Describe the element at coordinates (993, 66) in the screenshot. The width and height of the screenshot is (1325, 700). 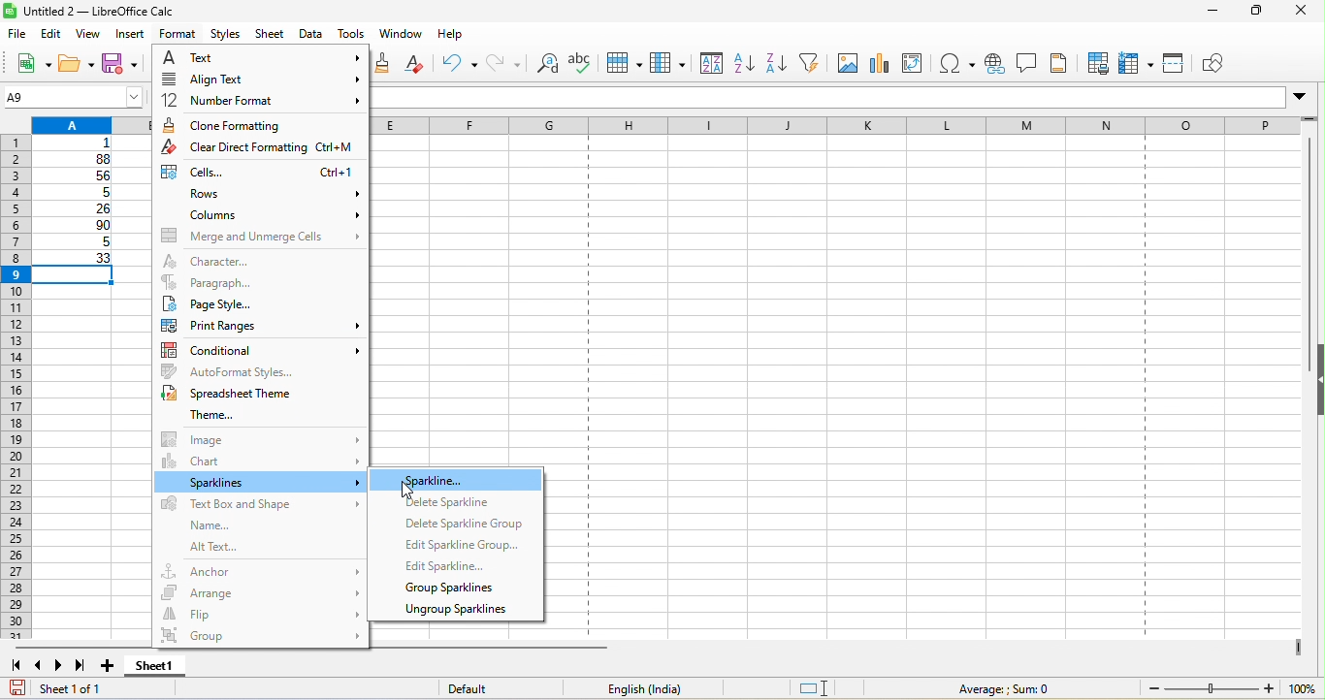
I see `hyperlink` at that location.